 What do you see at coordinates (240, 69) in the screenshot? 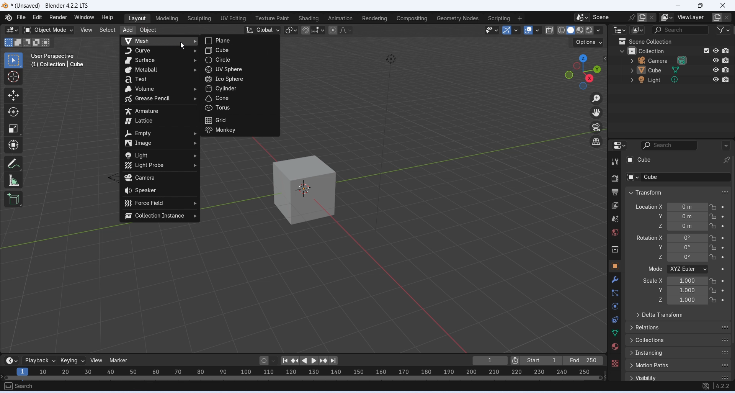
I see `uv sphere` at bounding box center [240, 69].